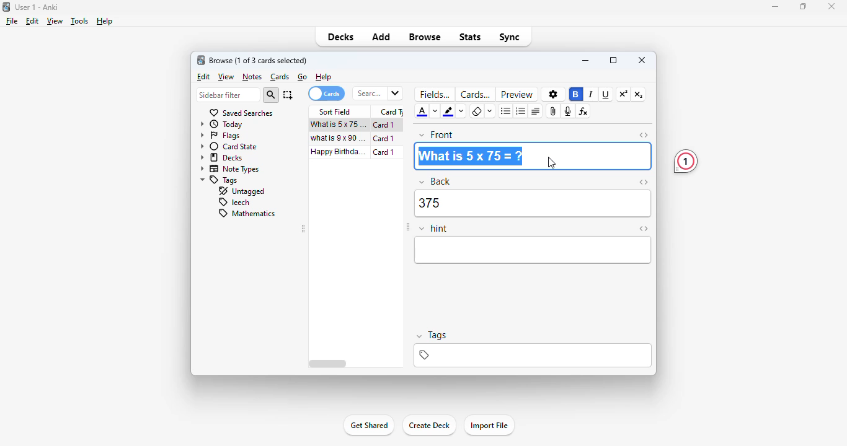 This screenshot has height=446, width=847. I want to click on toggle HTML editor, so click(644, 229).